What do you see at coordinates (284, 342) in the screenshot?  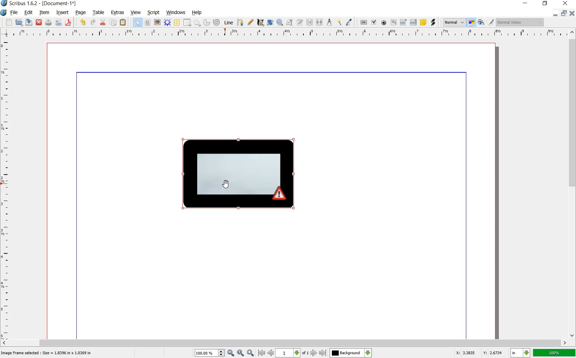 I see `scrollbar` at bounding box center [284, 342].